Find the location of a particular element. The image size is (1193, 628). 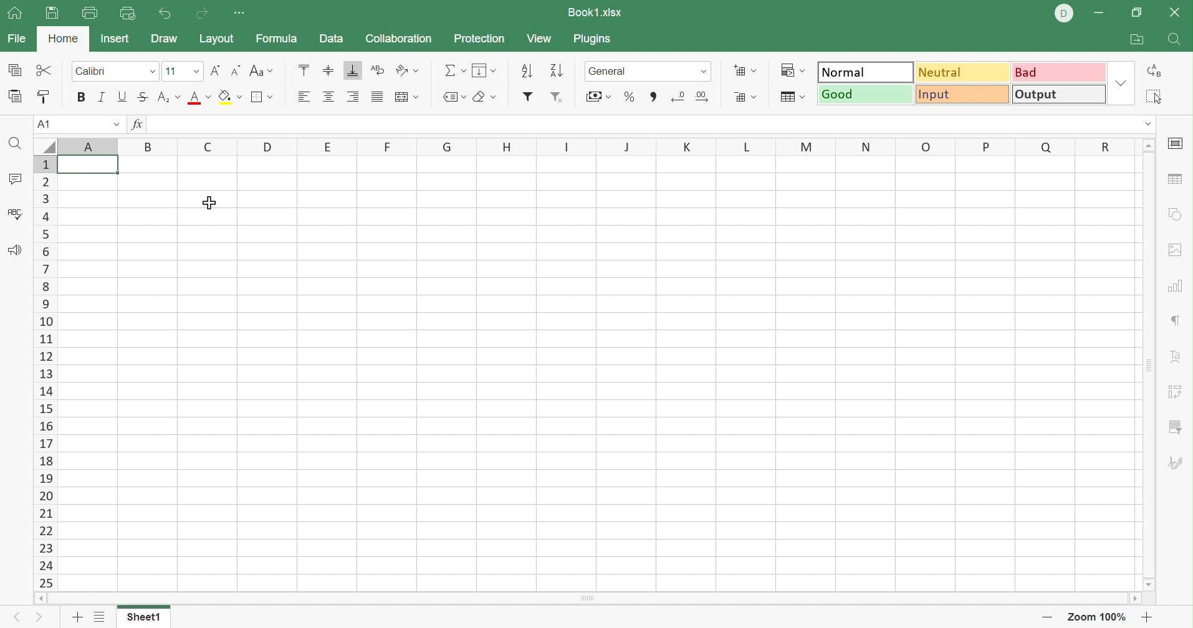

Align center is located at coordinates (327, 95).